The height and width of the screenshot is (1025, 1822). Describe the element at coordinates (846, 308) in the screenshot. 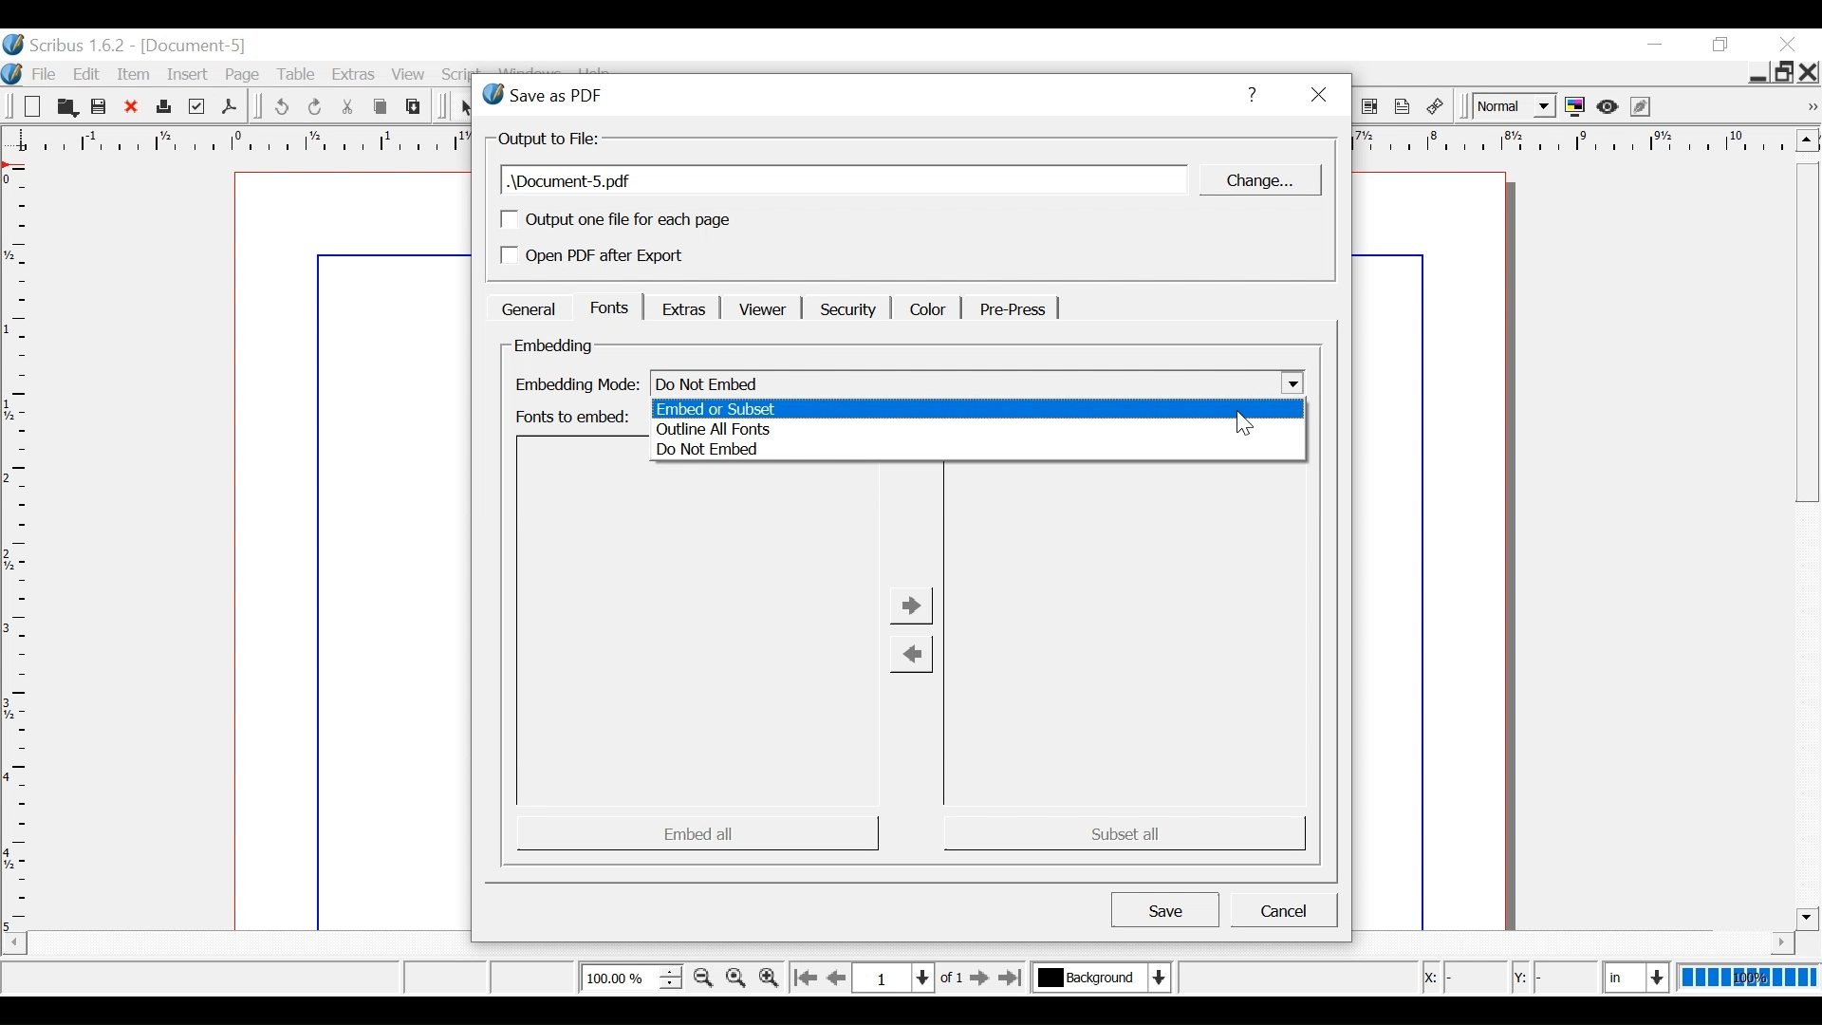

I see `Security` at that location.